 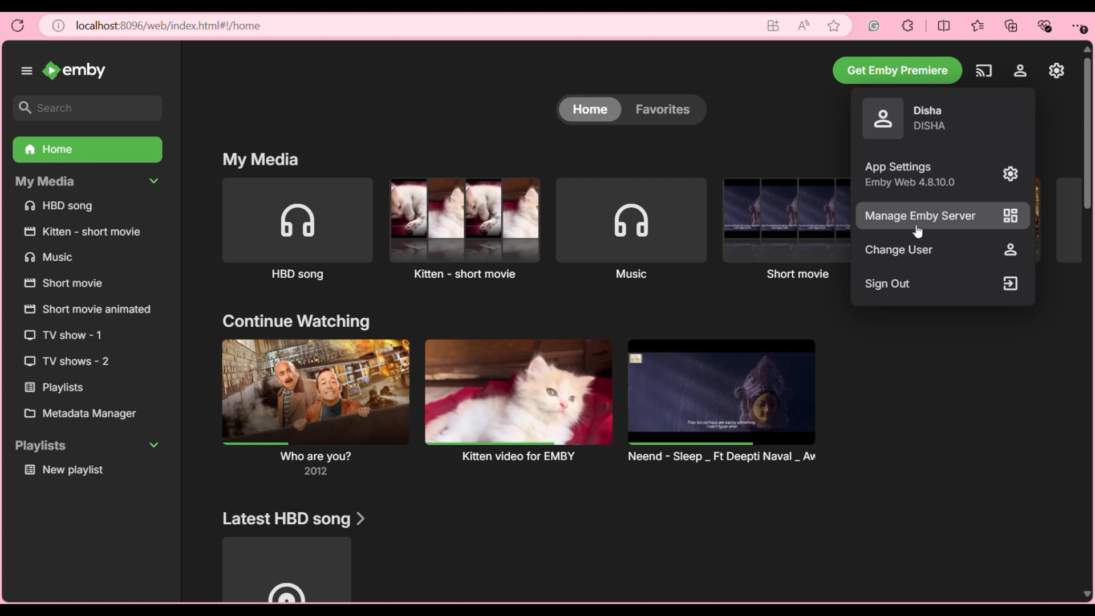 I want to click on playlist, so click(x=56, y=388).